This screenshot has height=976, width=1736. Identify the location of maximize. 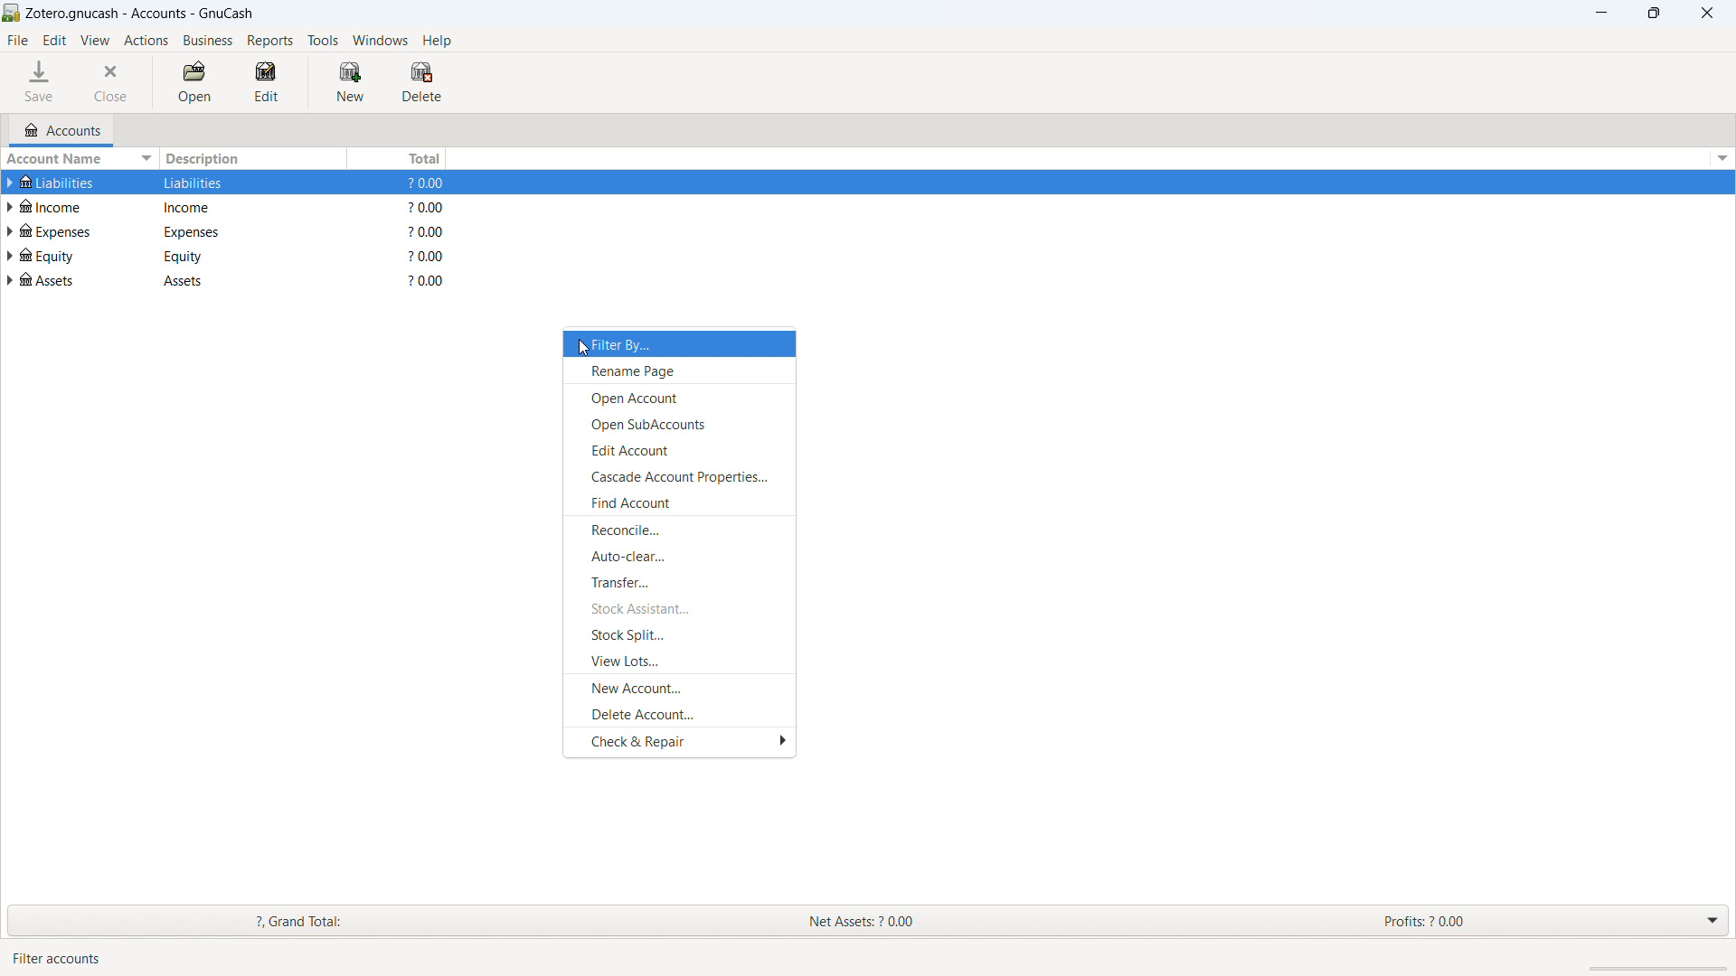
(1654, 12).